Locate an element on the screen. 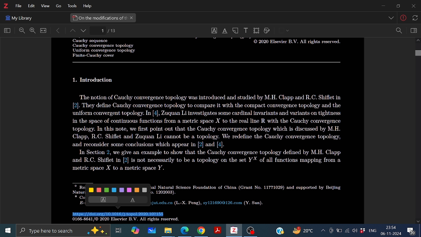  OBS studio is located at coordinates (251, 231).